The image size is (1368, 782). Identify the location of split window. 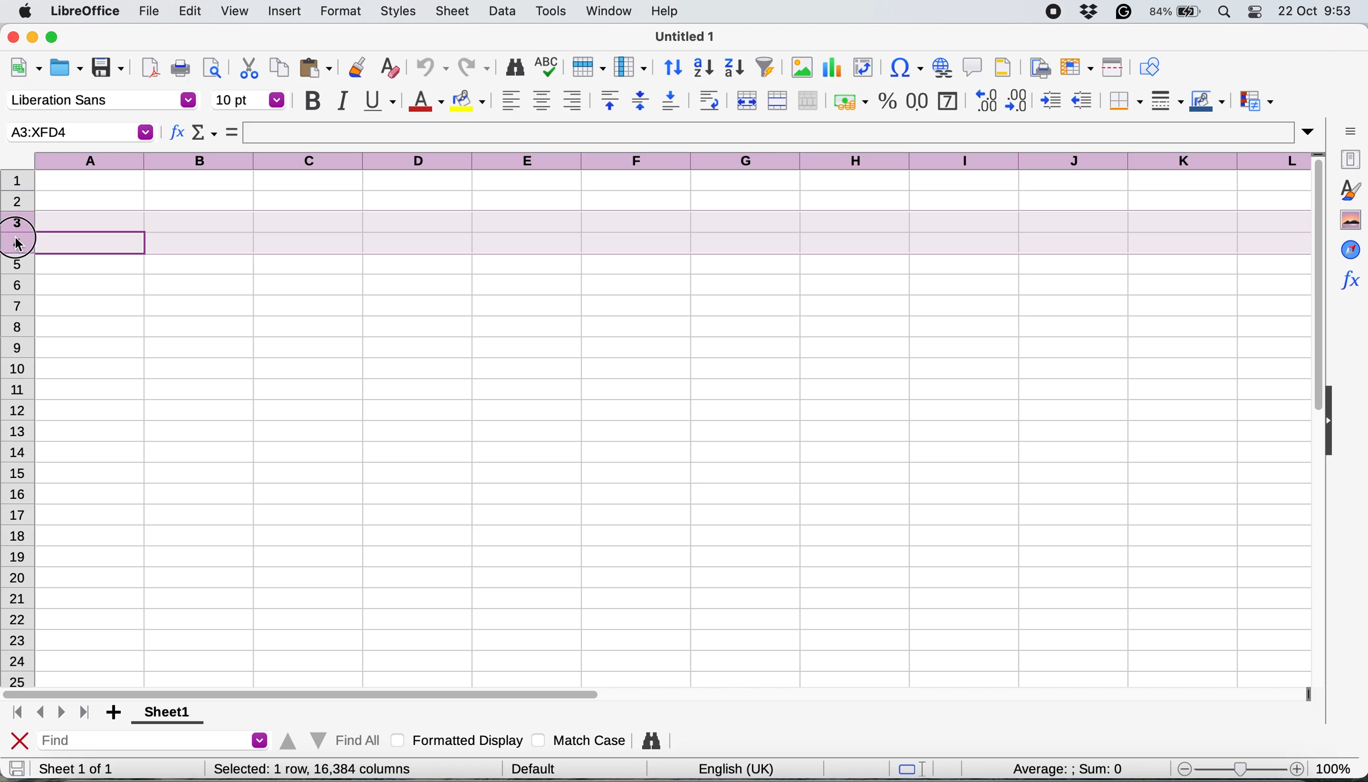
(1110, 68).